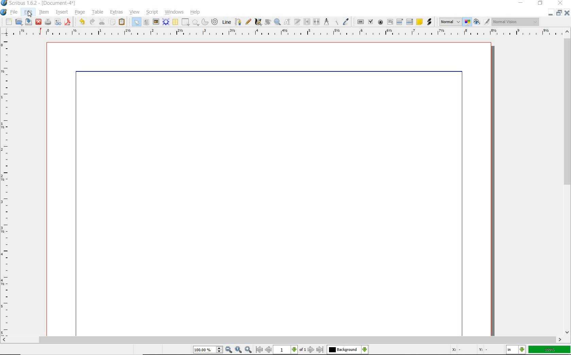  I want to click on script, so click(153, 12).